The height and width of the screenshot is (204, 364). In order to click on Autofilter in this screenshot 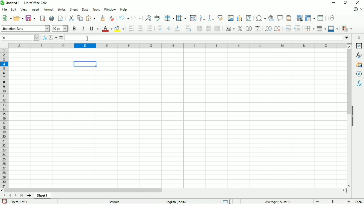, I will do `click(220, 18)`.